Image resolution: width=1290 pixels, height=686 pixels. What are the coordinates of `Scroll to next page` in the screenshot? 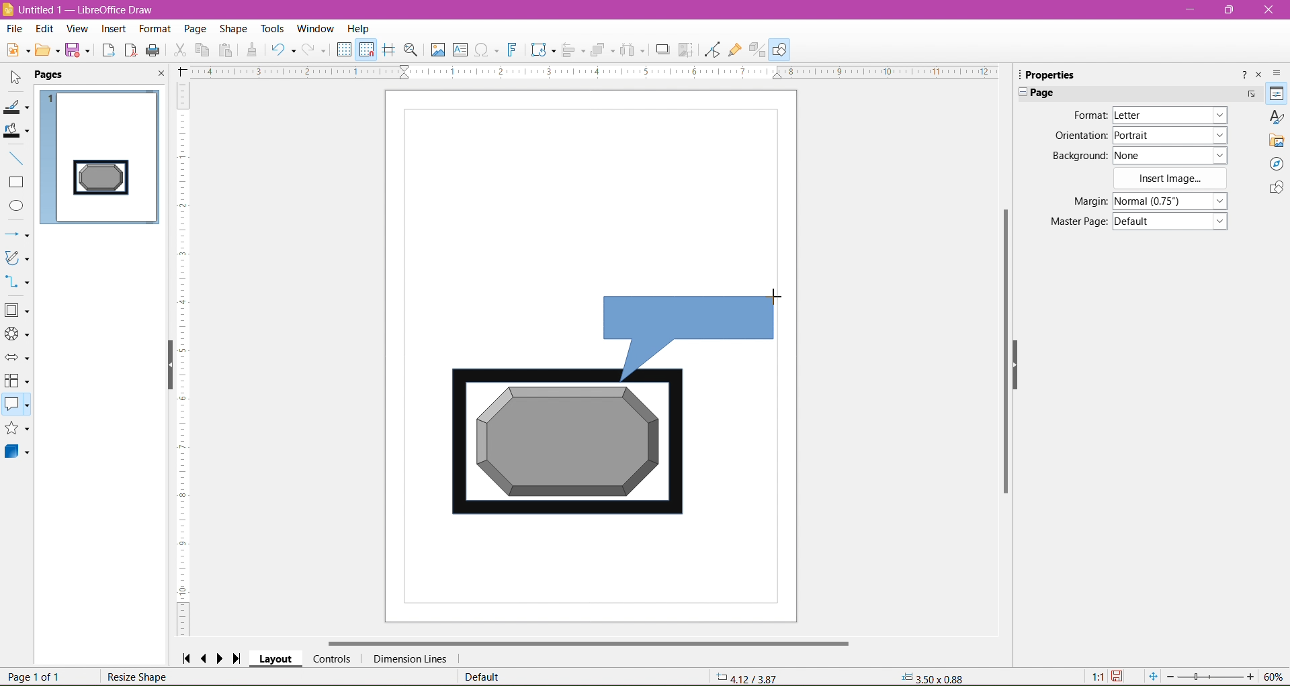 It's located at (223, 658).